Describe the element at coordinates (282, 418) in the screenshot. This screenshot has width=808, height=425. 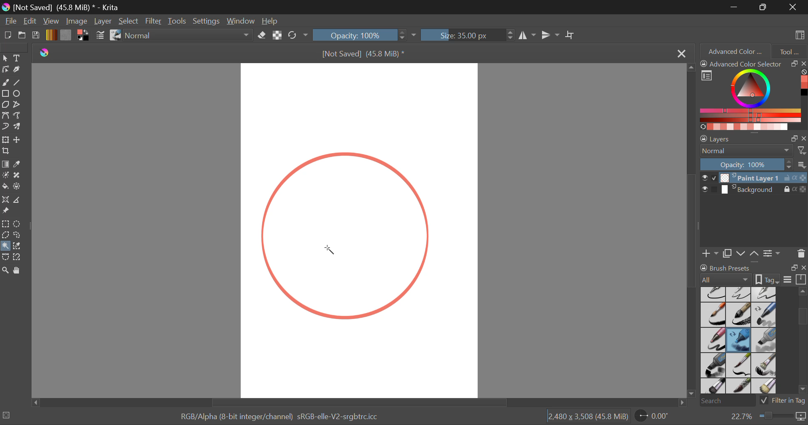
I see `Color Display Info` at that location.